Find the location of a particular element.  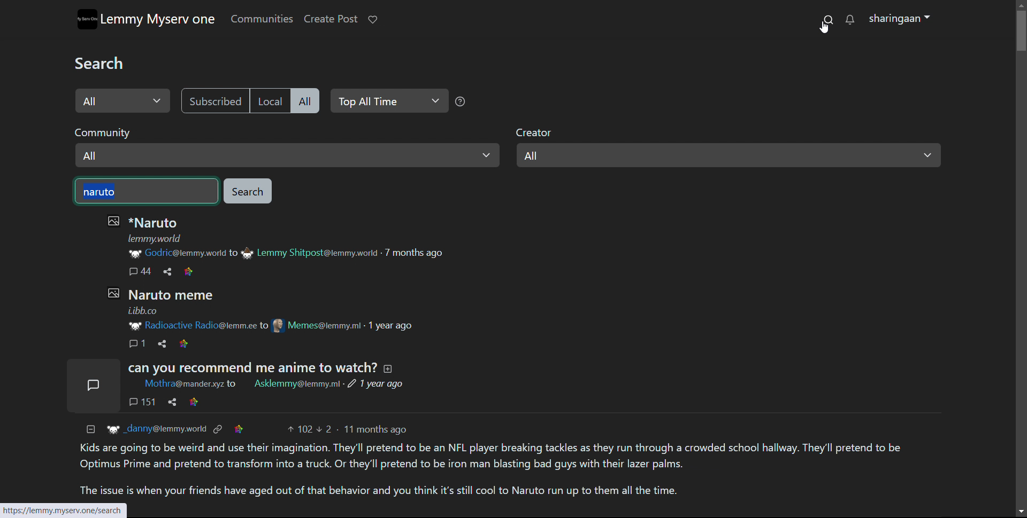

scrollbar is located at coordinates (1020, 75).